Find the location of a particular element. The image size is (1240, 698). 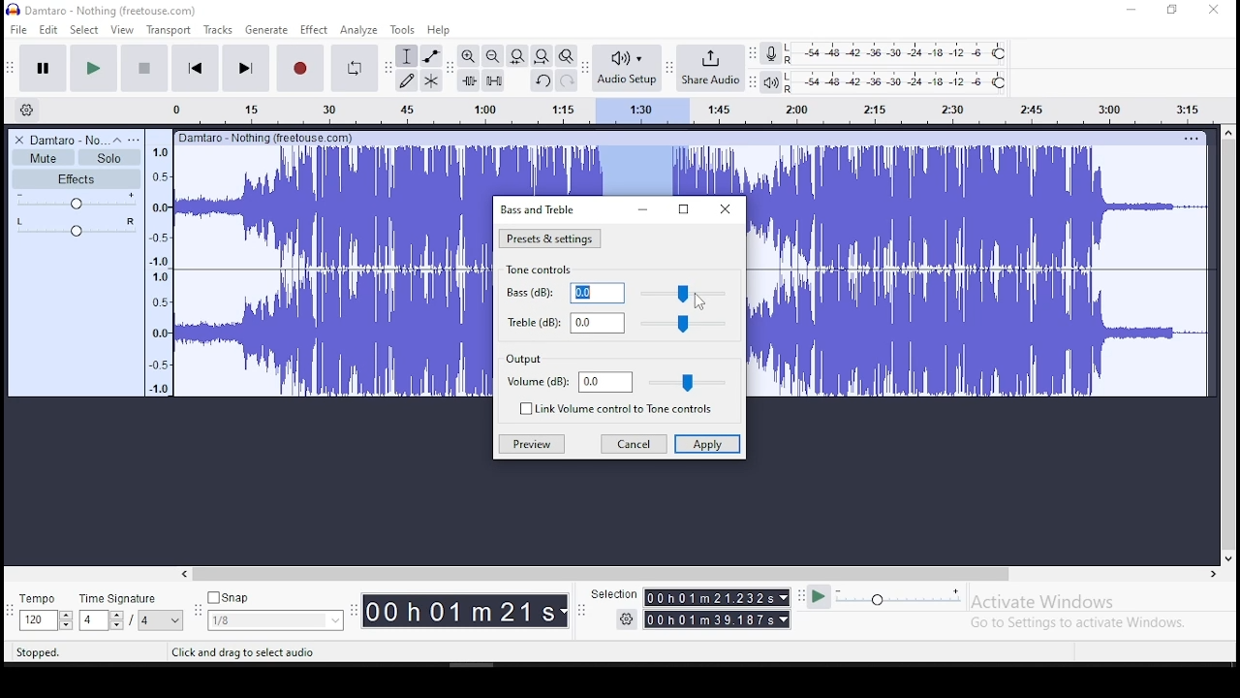

control is located at coordinates (689, 381).